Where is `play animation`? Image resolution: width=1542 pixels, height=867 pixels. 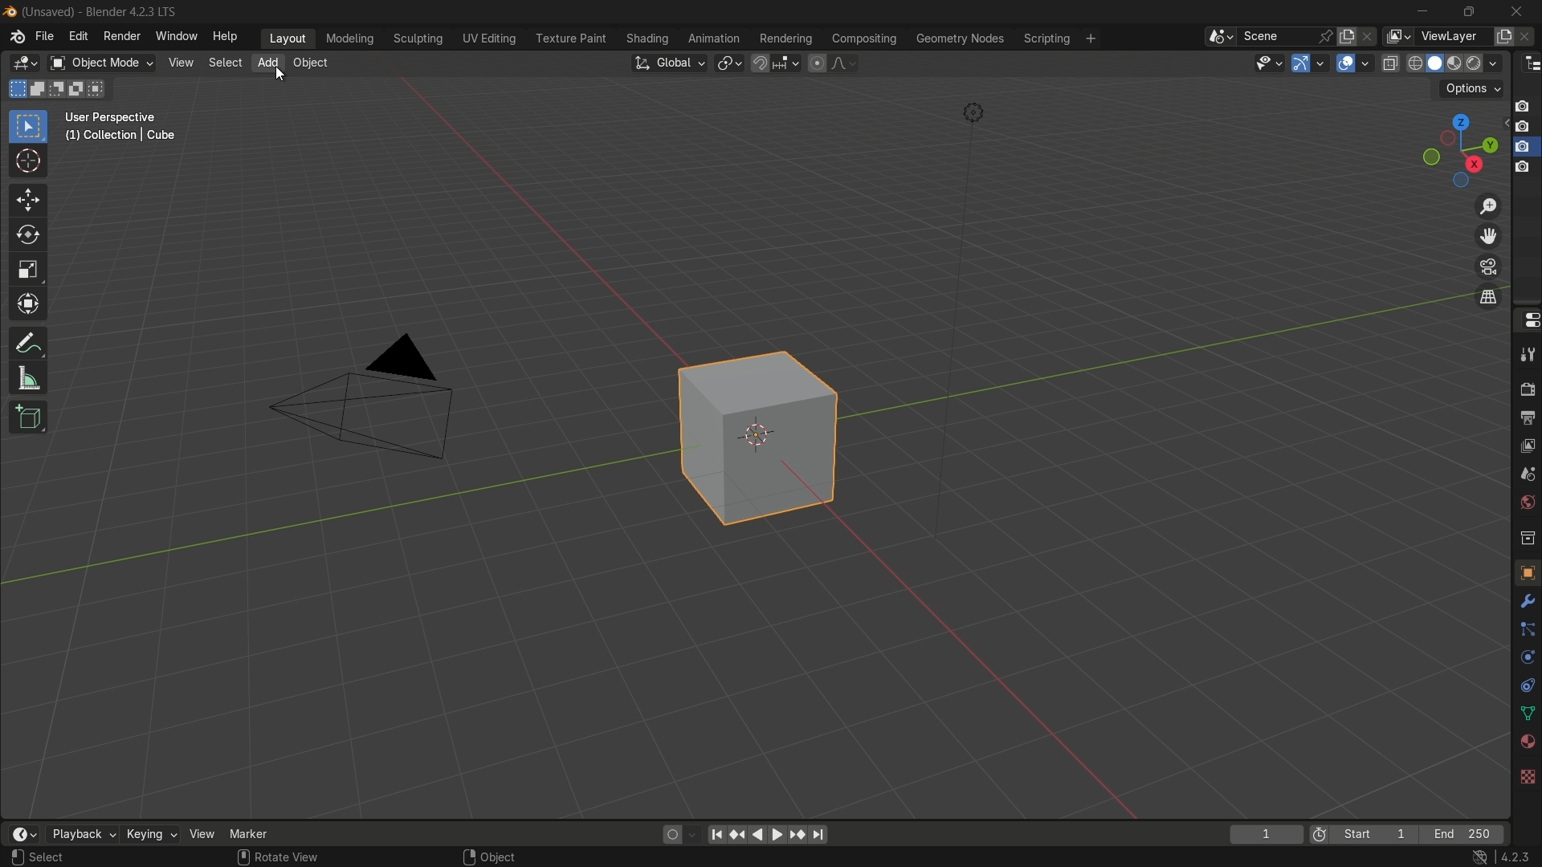 play animation is located at coordinates (768, 834).